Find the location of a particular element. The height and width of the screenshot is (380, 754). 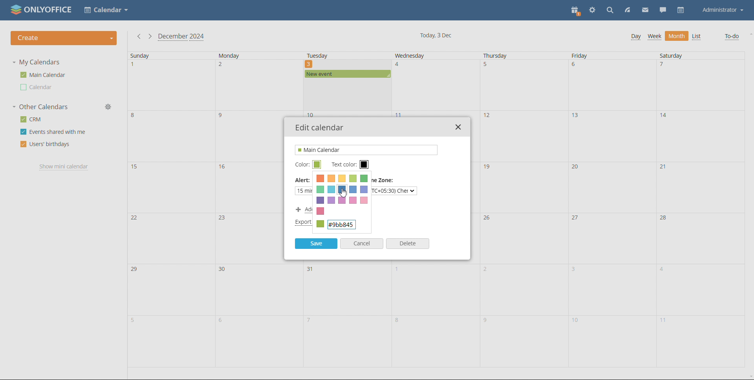

edit calendar is located at coordinates (320, 128).